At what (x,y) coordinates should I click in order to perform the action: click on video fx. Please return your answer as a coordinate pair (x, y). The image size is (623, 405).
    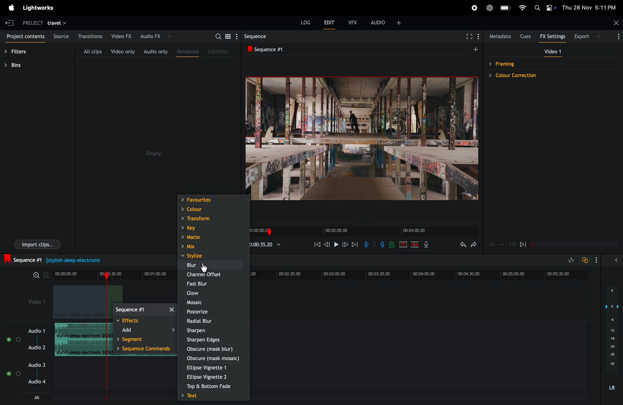
    Looking at the image, I should click on (121, 36).